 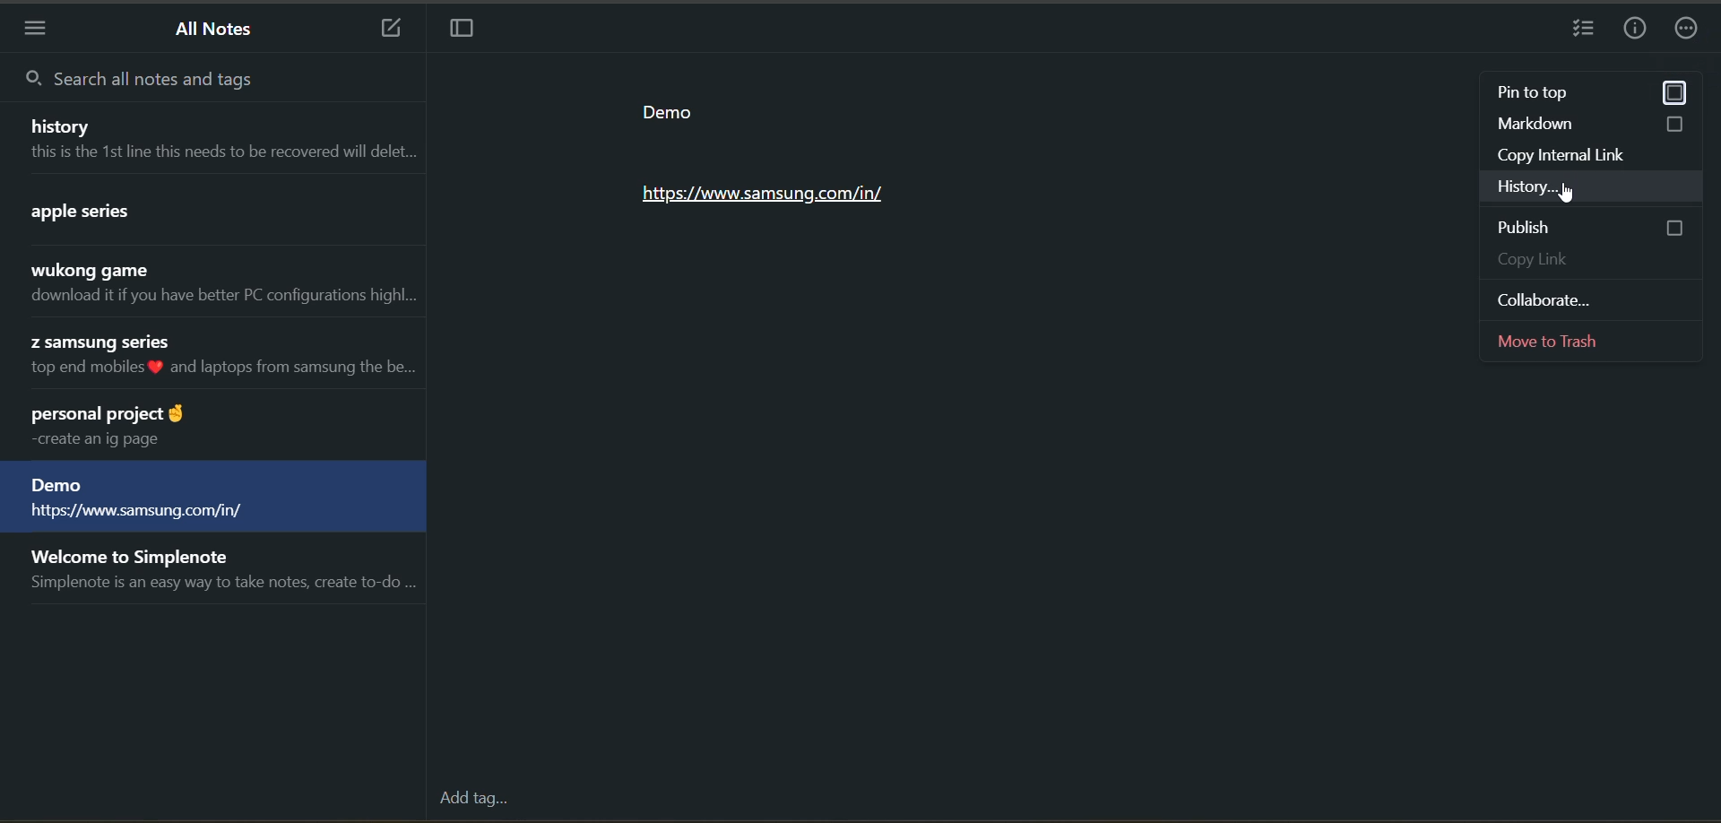 What do you see at coordinates (1596, 127) in the screenshot?
I see `markdown` at bounding box center [1596, 127].